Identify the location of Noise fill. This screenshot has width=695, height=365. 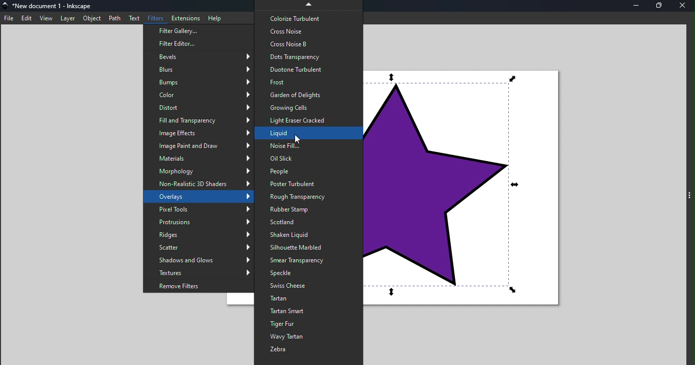
(309, 145).